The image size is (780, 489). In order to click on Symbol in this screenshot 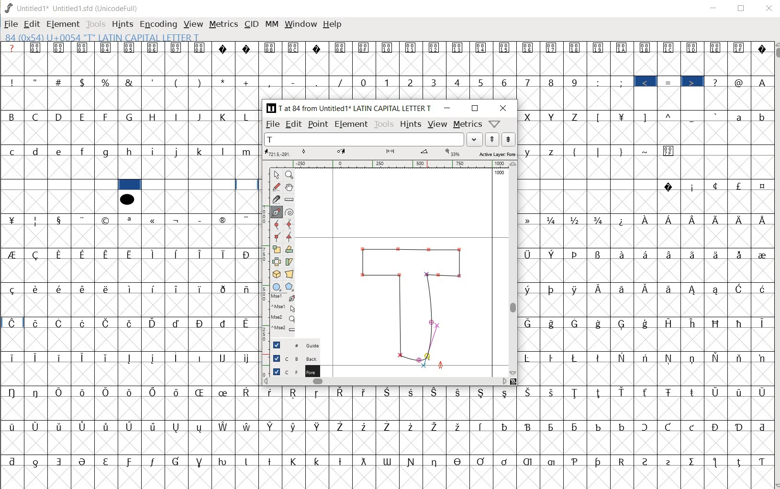, I will do `click(178, 219)`.